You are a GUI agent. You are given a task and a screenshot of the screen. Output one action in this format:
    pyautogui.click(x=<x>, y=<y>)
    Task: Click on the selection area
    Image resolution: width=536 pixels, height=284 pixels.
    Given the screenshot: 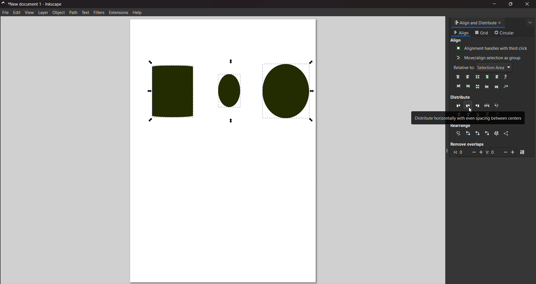 What is the action you would take?
    pyautogui.click(x=495, y=67)
    